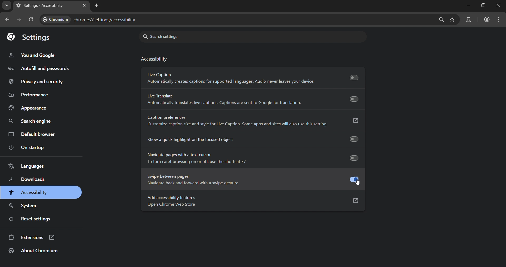 This screenshot has height=267, width=506. I want to click on search engine, so click(29, 120).